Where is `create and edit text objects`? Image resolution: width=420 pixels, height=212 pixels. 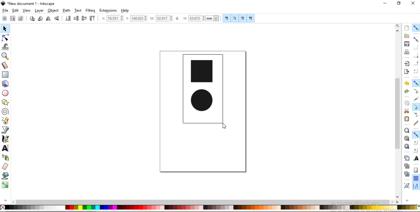
create and edit text objects is located at coordinates (5, 148).